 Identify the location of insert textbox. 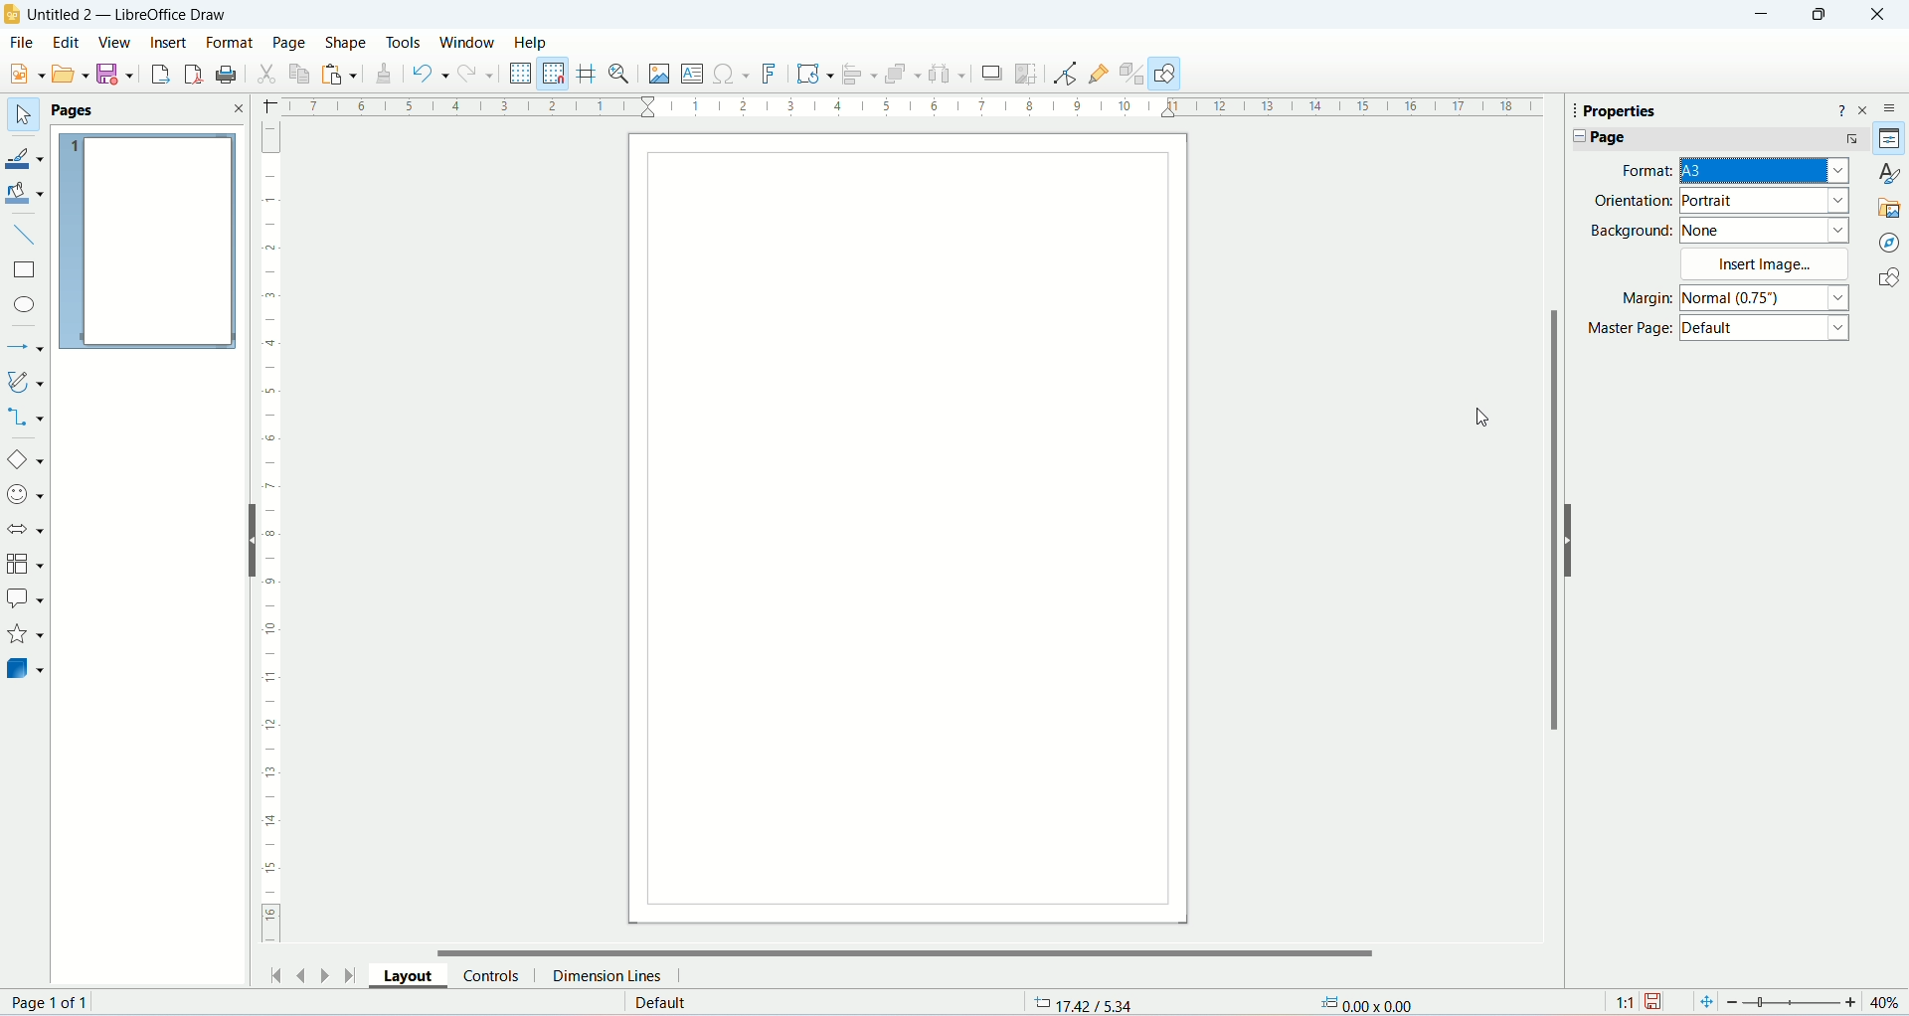
(689, 75).